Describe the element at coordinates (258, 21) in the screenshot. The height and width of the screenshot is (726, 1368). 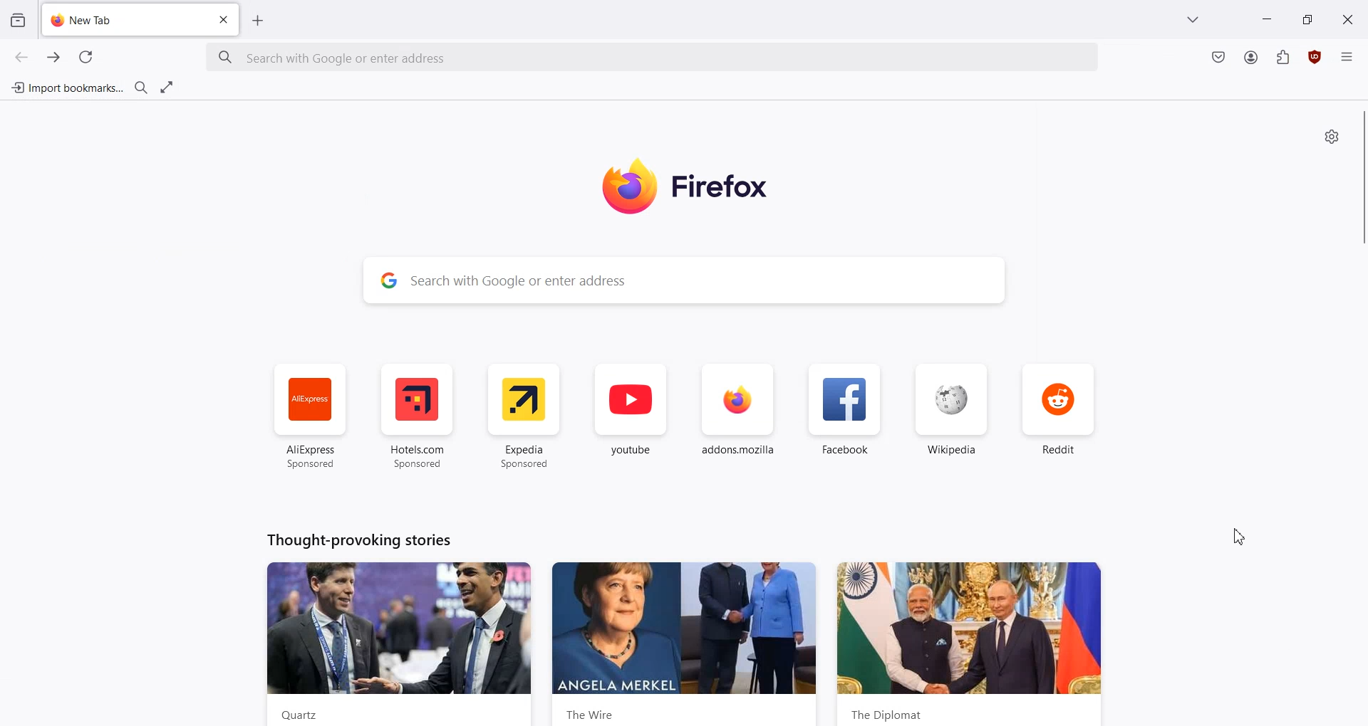
I see `Add New tab` at that location.